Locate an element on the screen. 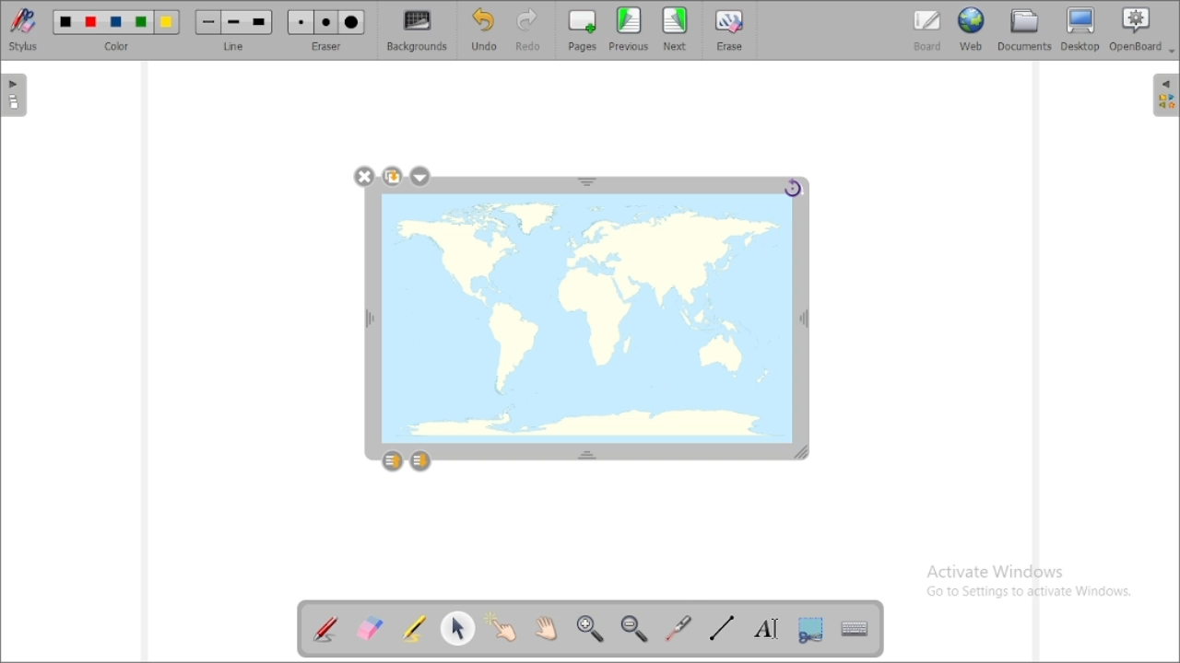 Image resolution: width=1180 pixels, height=663 pixels. interact with items is located at coordinates (501, 626).